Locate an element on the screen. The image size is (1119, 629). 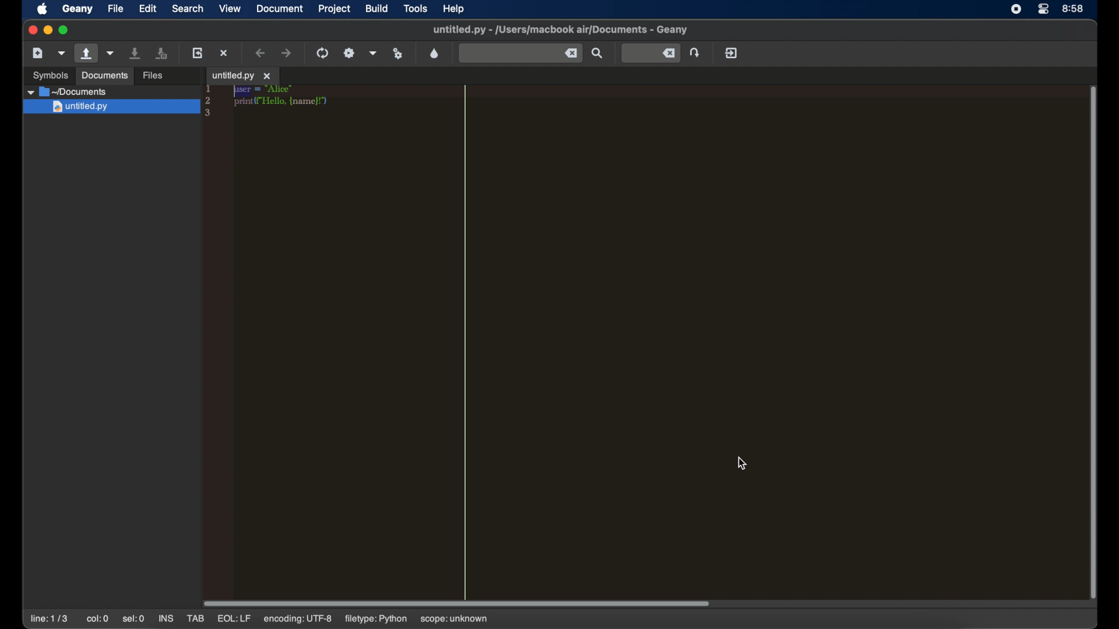
open existing file is located at coordinates (86, 53).